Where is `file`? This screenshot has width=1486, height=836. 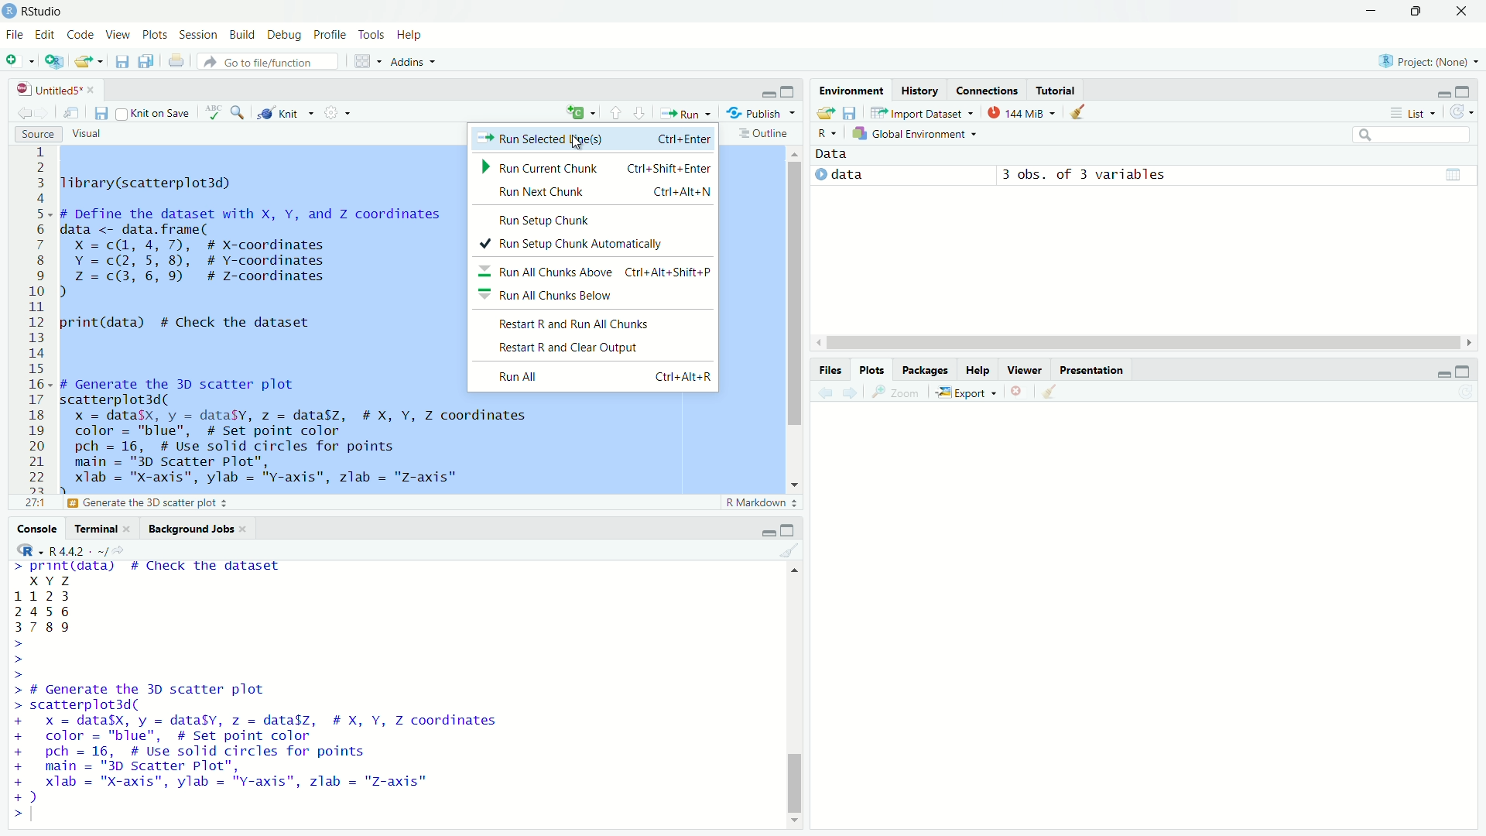 file is located at coordinates (12, 36).